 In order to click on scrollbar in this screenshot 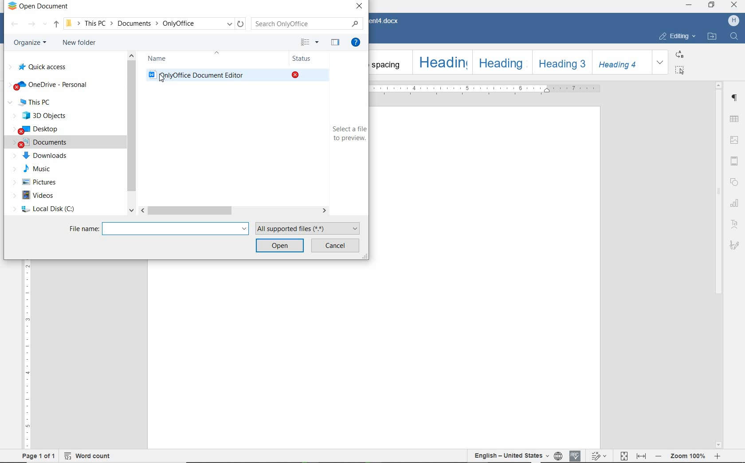, I will do `click(131, 132)`.